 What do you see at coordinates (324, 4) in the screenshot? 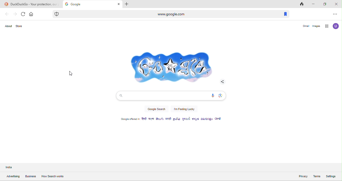
I see `maximize` at bounding box center [324, 4].